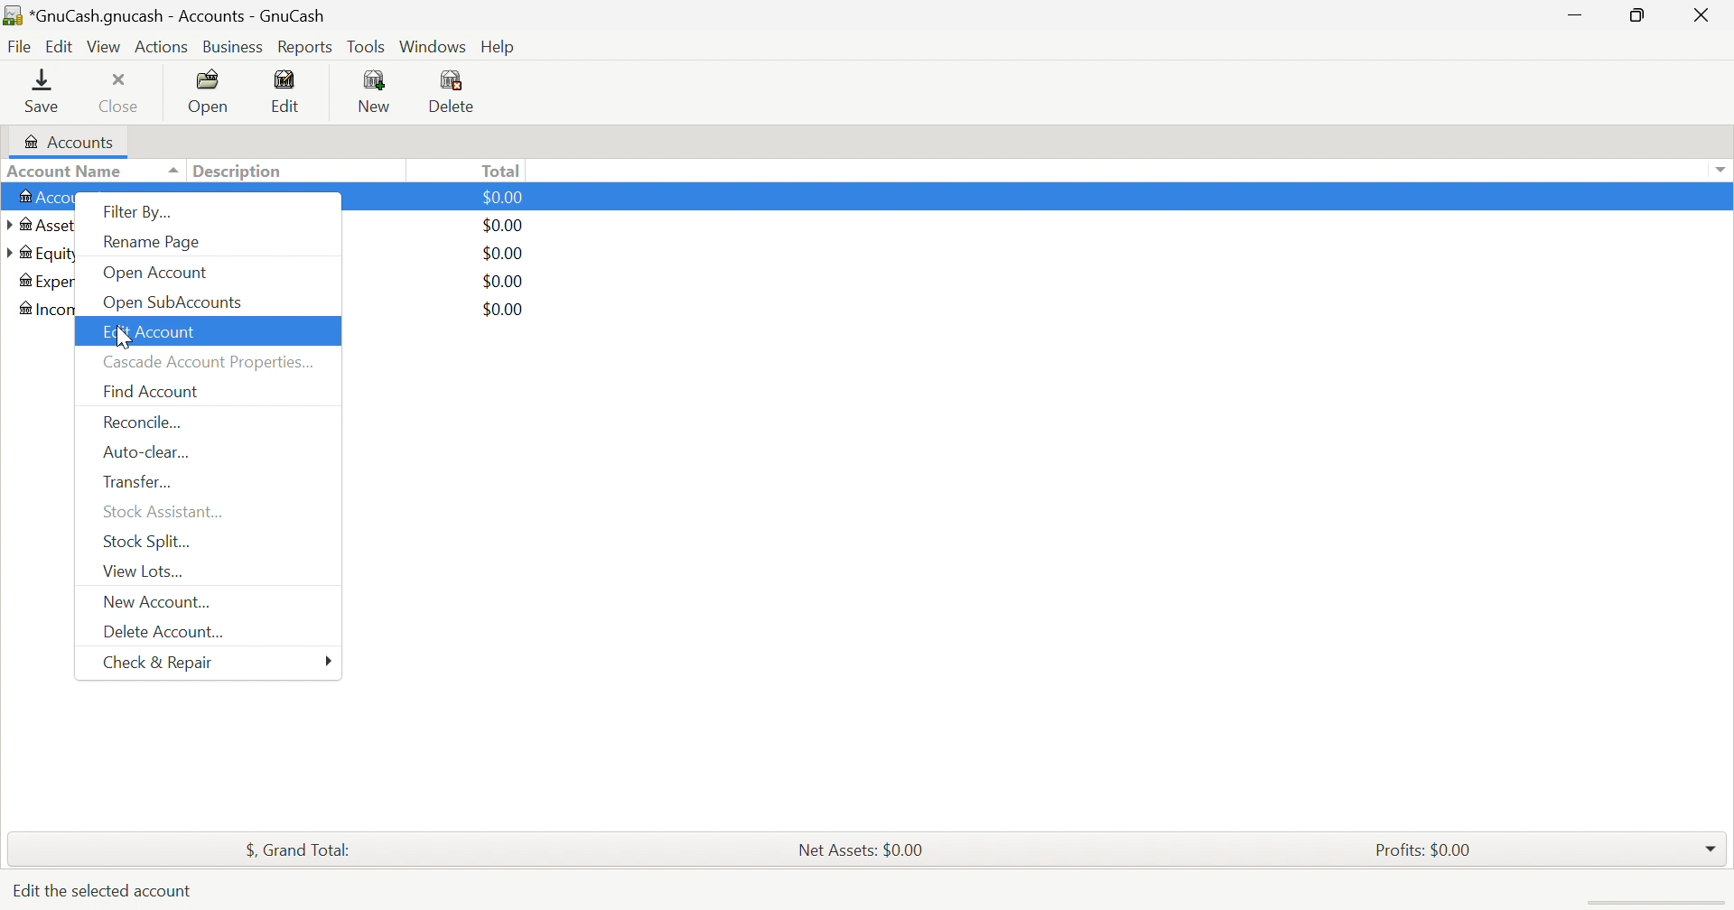  Describe the element at coordinates (45, 282) in the screenshot. I see `Expenses` at that location.